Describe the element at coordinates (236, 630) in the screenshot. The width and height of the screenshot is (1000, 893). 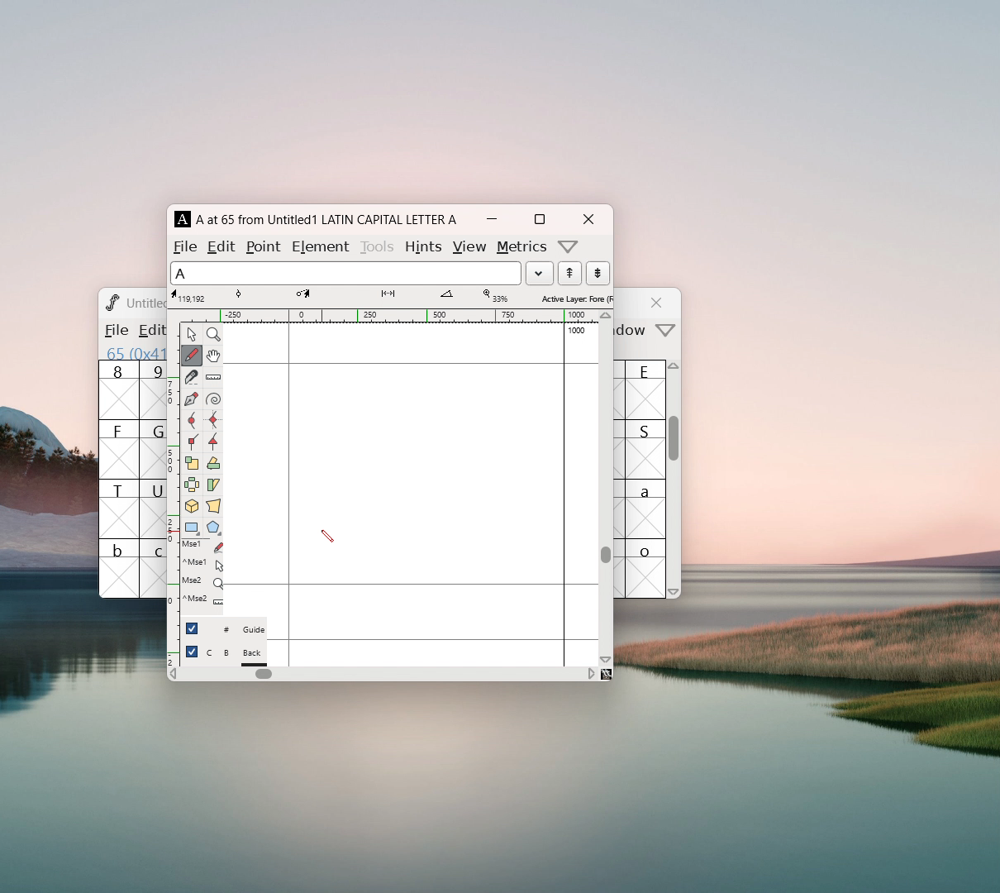
I see `# Guide` at that location.